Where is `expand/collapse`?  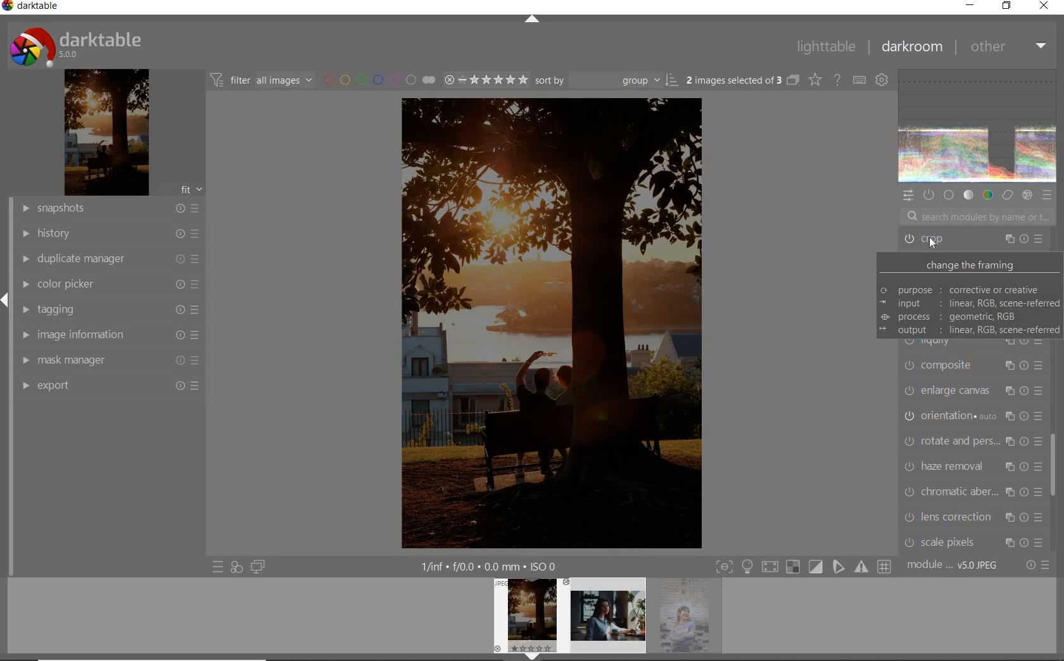 expand/collapse is located at coordinates (531, 22).